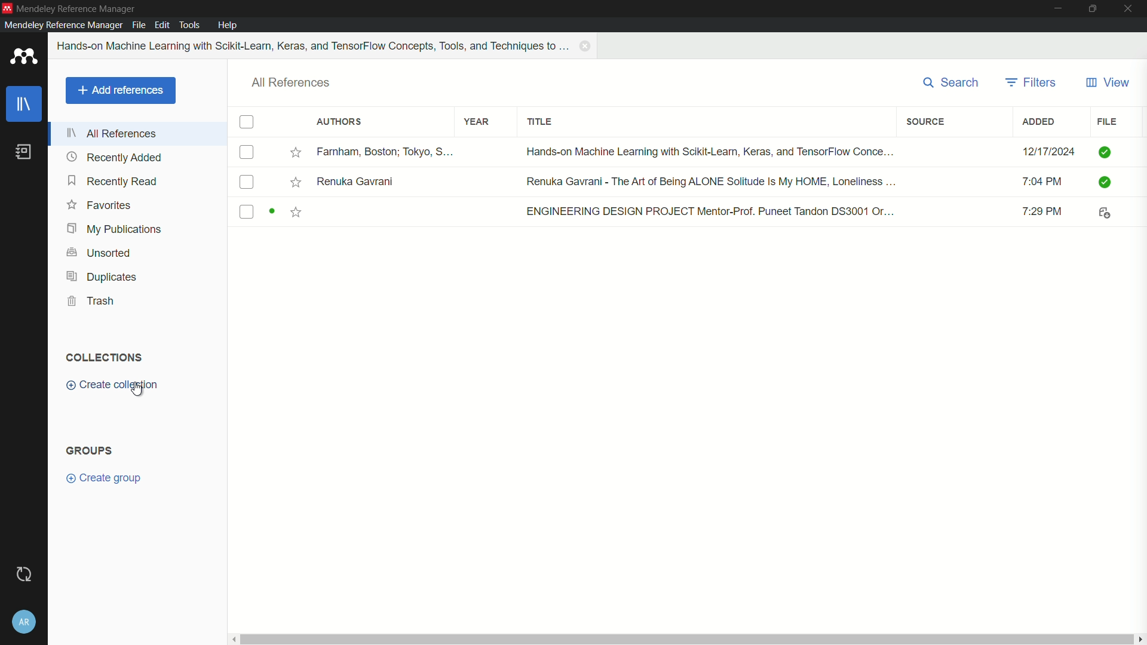  Describe the element at coordinates (23, 152) in the screenshot. I see `book` at that location.